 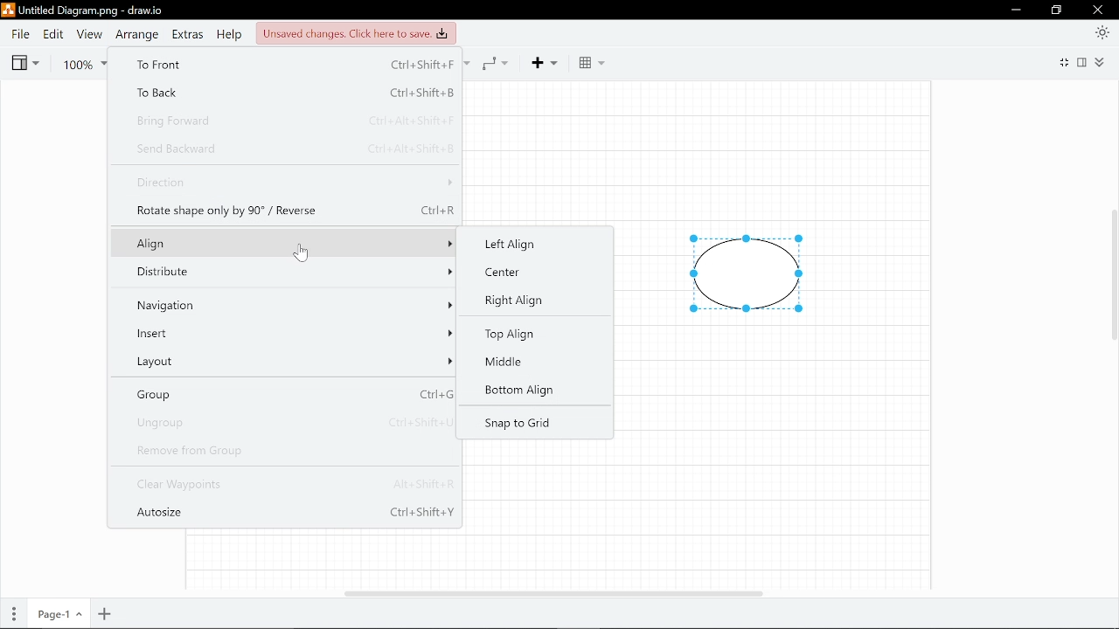 What do you see at coordinates (295, 515) in the screenshot?
I see `Autosize` at bounding box center [295, 515].